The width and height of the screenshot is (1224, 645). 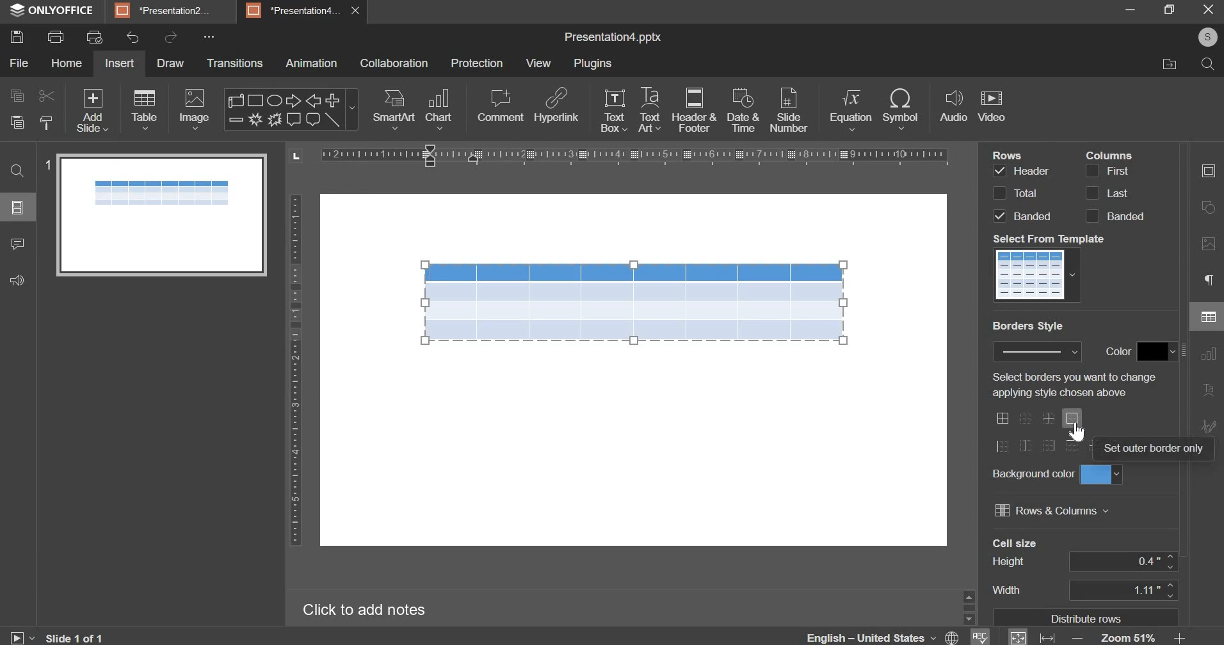 I want to click on vertical scale, so click(x=295, y=371).